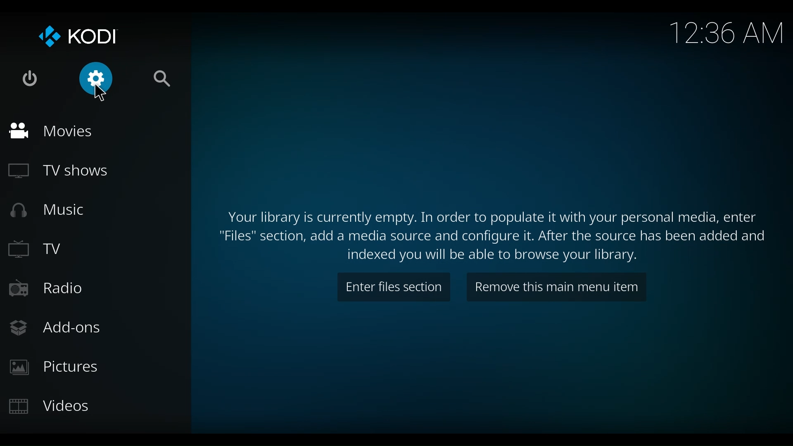  I want to click on Settings, so click(100, 83).